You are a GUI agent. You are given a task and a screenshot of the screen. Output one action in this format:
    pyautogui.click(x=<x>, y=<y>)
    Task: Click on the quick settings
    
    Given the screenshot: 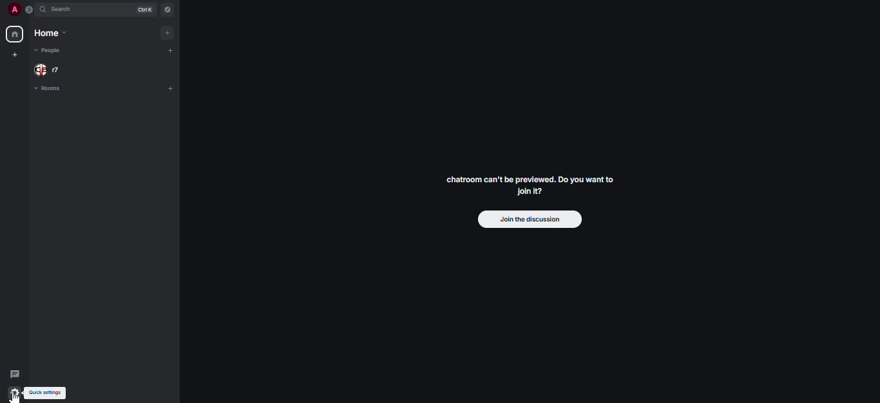 What is the action you would take?
    pyautogui.click(x=13, y=393)
    